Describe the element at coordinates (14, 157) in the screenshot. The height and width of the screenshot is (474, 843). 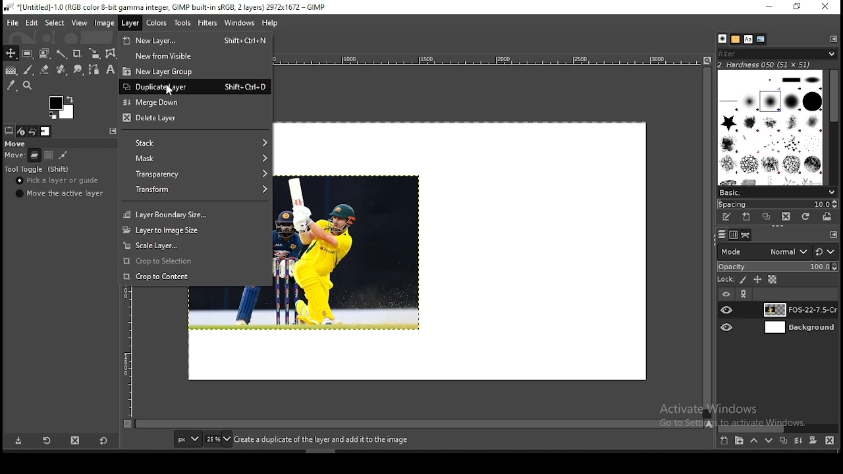
I see `move` at that location.